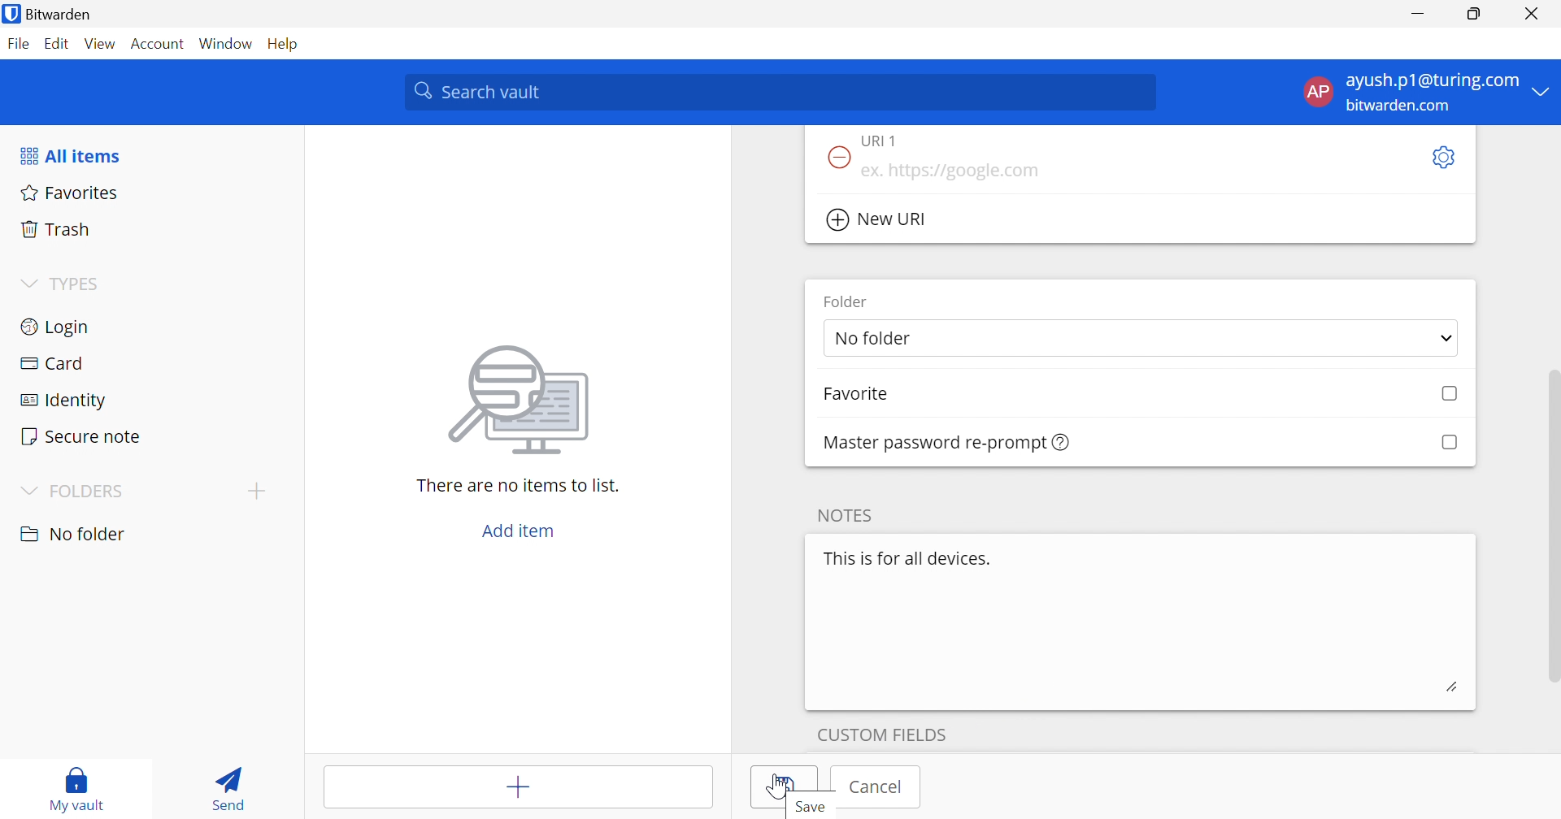 Image resolution: width=1561 pixels, height=819 pixels. I want to click on Remove, so click(836, 158).